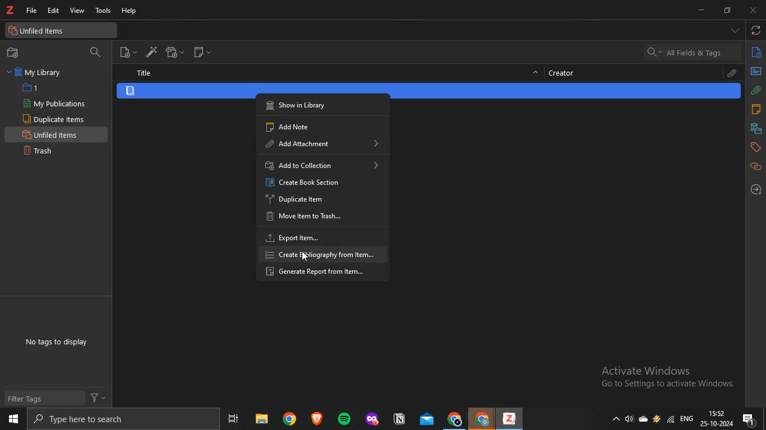  I want to click on ‘Move Item to Trash..., so click(306, 216).